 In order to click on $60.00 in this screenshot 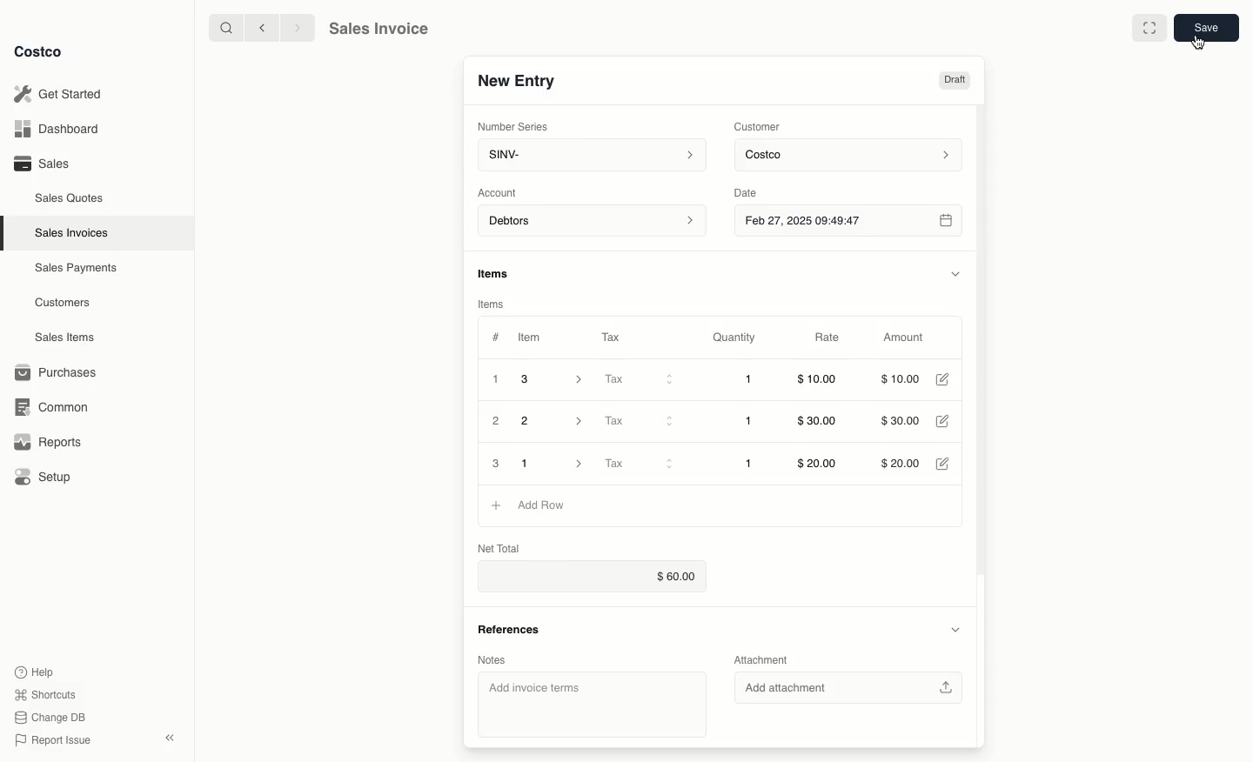, I will do `click(600, 577)`.